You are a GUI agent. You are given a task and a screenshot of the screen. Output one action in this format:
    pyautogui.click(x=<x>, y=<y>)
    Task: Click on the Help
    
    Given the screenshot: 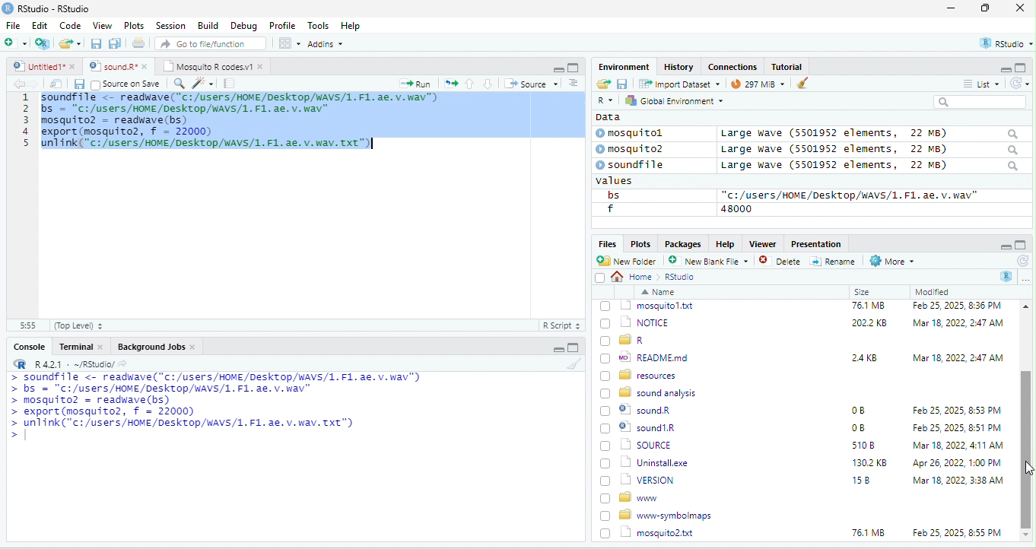 What is the action you would take?
    pyautogui.click(x=725, y=243)
    